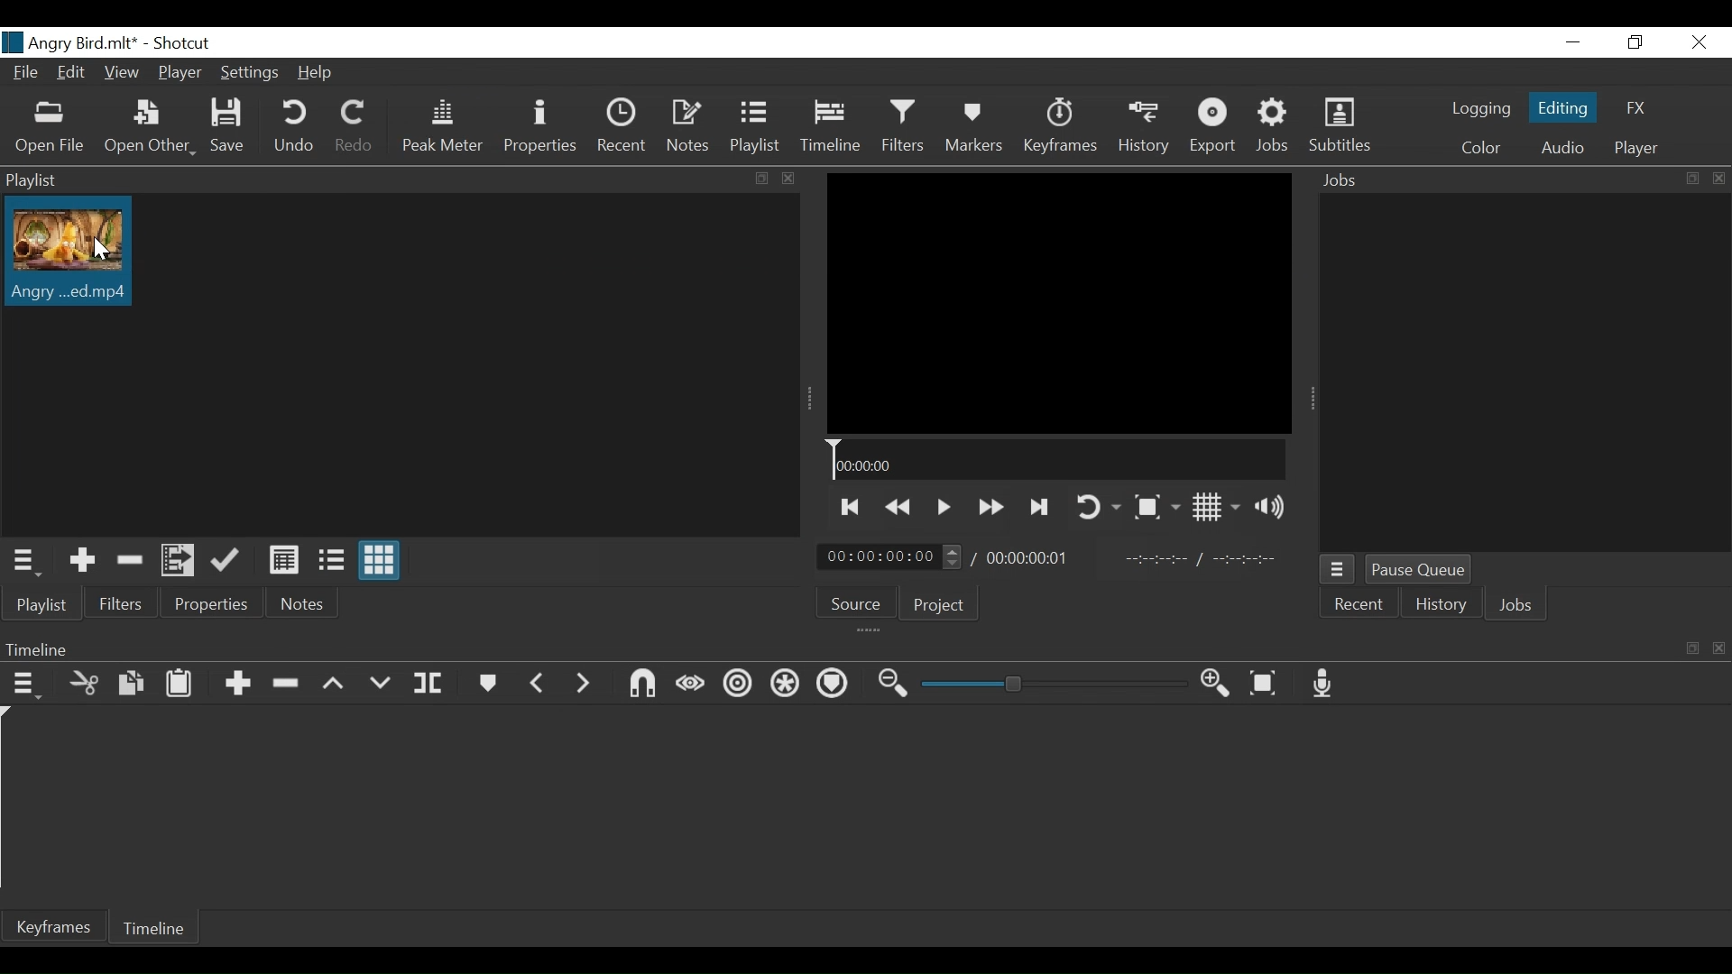 This screenshot has height=974, width=1732. Describe the element at coordinates (356, 126) in the screenshot. I see `Redo` at that location.